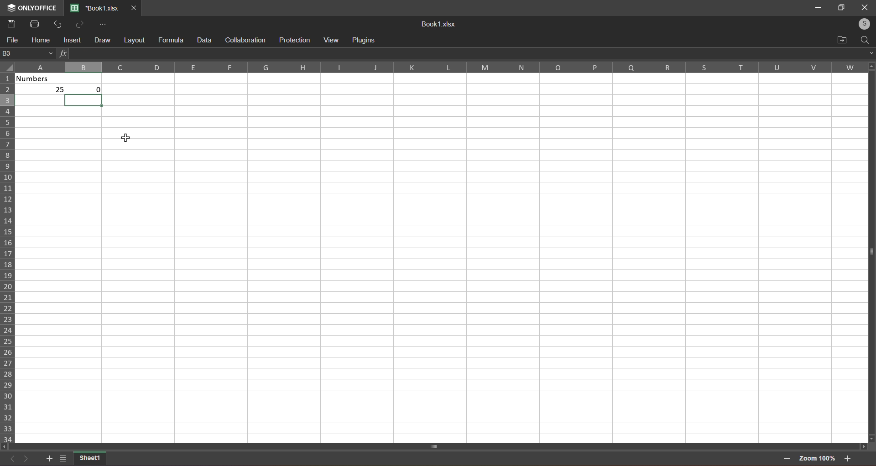 The width and height of the screenshot is (876, 466). What do you see at coordinates (293, 40) in the screenshot?
I see `protection` at bounding box center [293, 40].